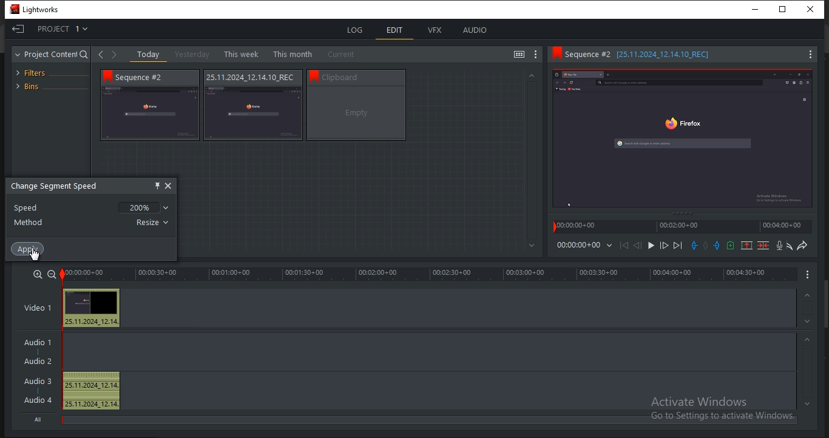  Describe the element at coordinates (807, 54) in the screenshot. I see `Menu` at that location.